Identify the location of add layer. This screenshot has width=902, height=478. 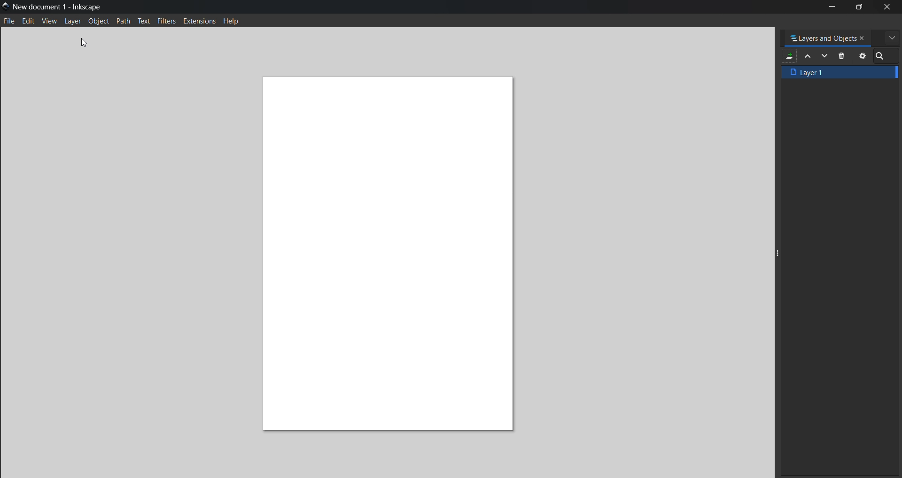
(790, 56).